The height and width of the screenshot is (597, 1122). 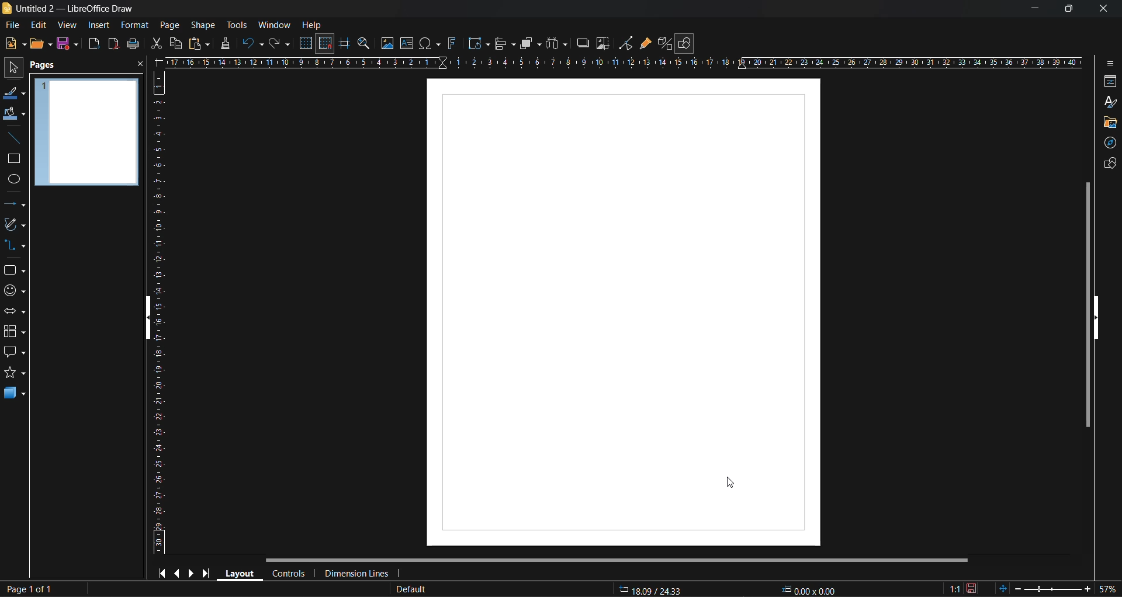 I want to click on scaling factor, so click(x=953, y=588).